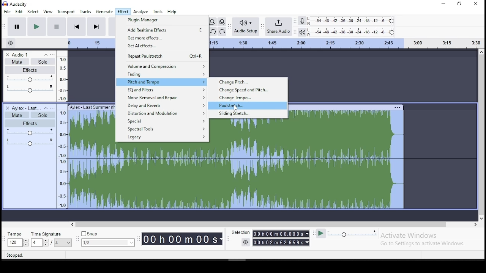 The image size is (486, 273). Describe the element at coordinates (44, 62) in the screenshot. I see `solo` at that location.